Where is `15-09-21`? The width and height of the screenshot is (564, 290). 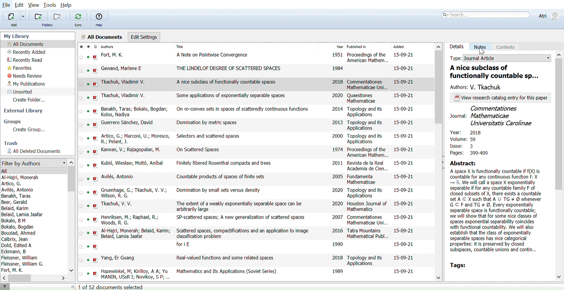
15-09-21 is located at coordinates (404, 244).